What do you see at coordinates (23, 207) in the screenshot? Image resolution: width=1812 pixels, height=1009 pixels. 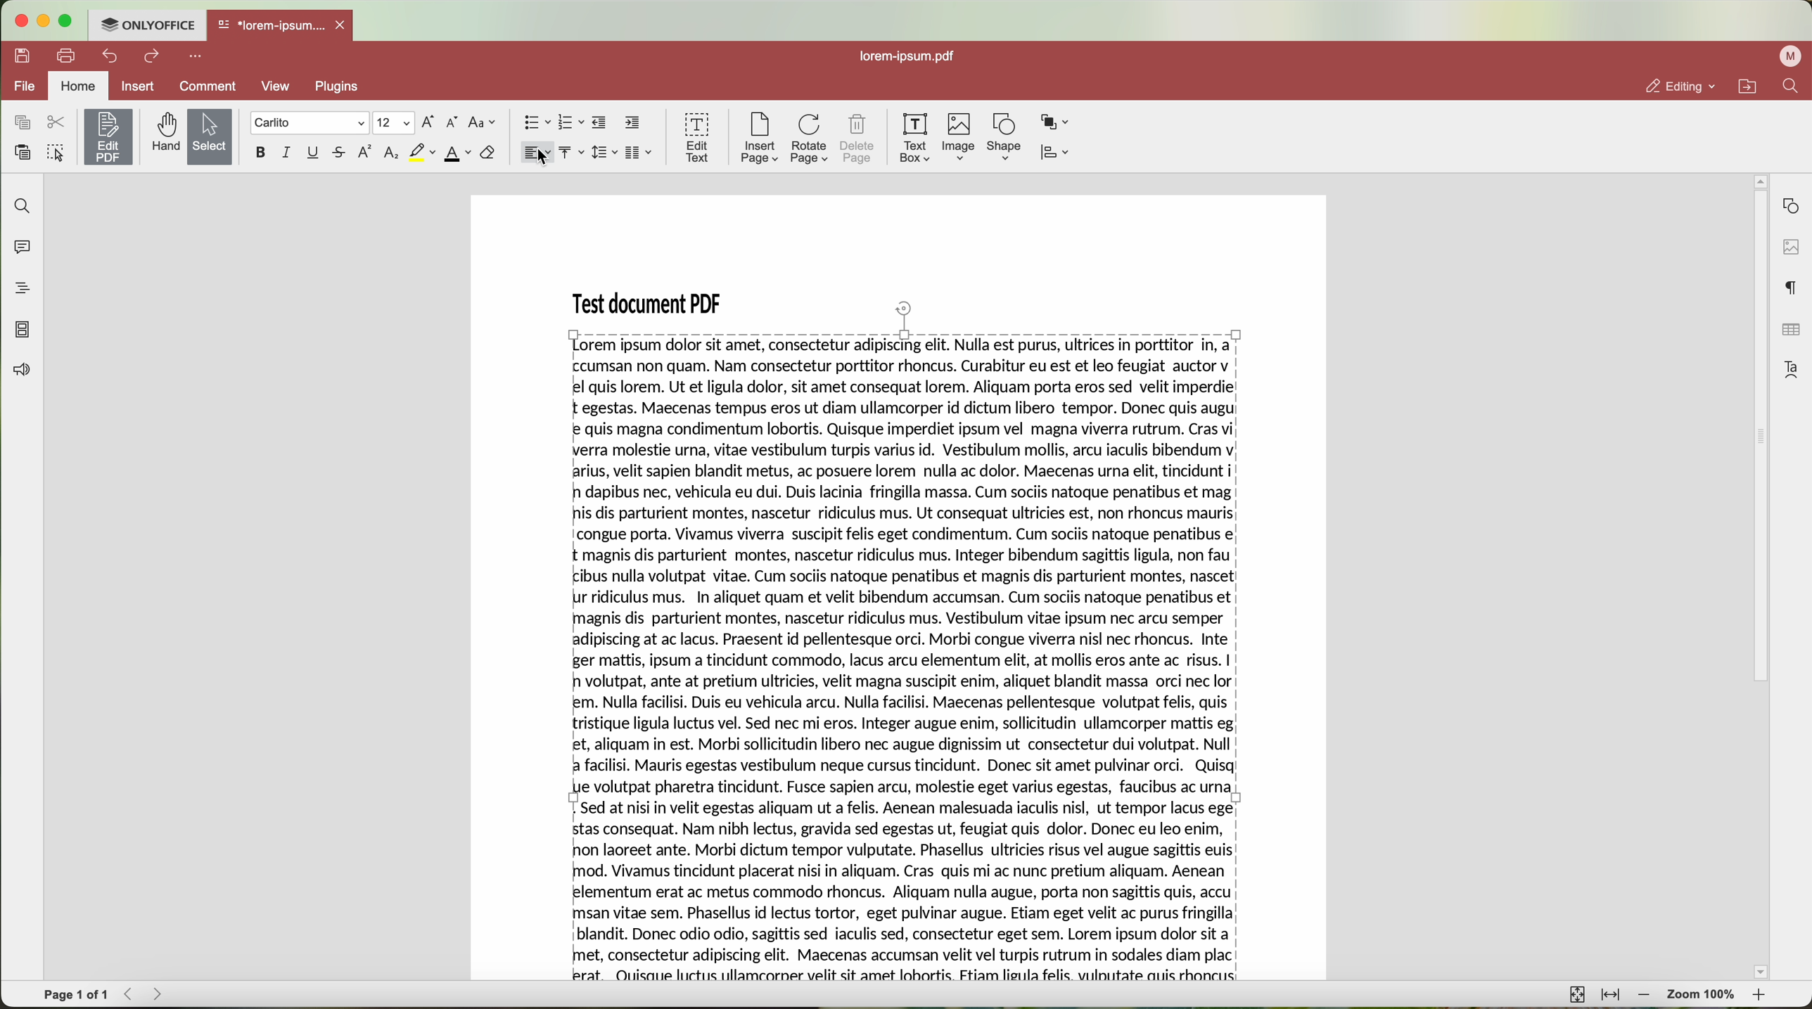 I see `find` at bounding box center [23, 207].